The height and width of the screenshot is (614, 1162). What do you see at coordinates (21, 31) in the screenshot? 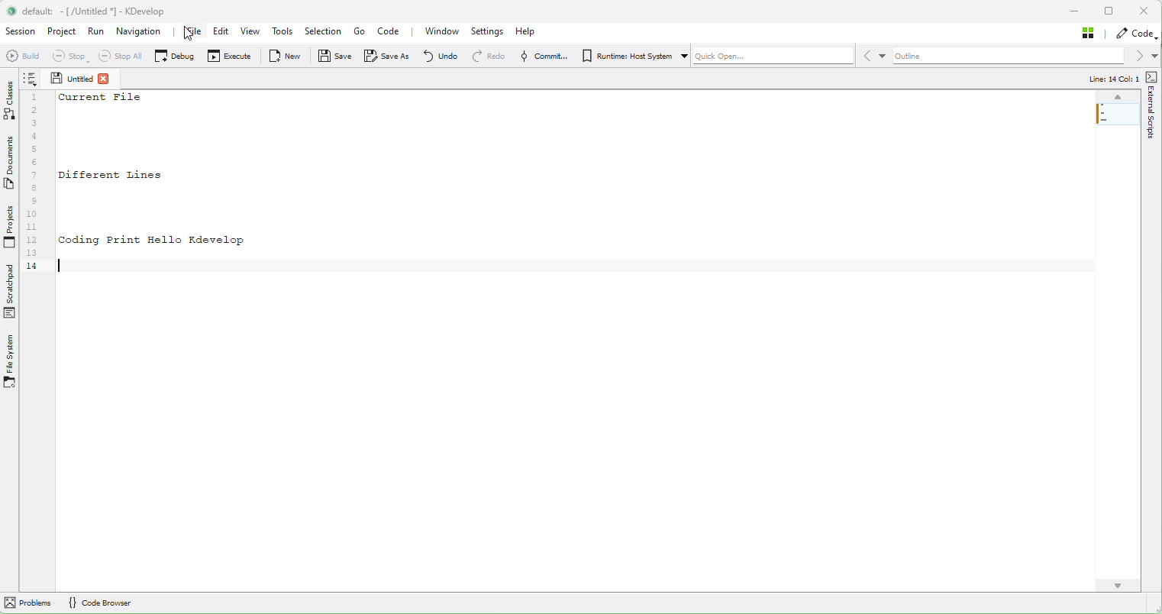
I see `Session` at bounding box center [21, 31].